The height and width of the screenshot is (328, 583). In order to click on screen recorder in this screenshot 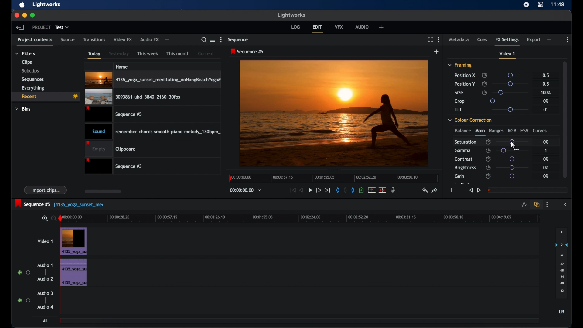, I will do `click(527, 5)`.